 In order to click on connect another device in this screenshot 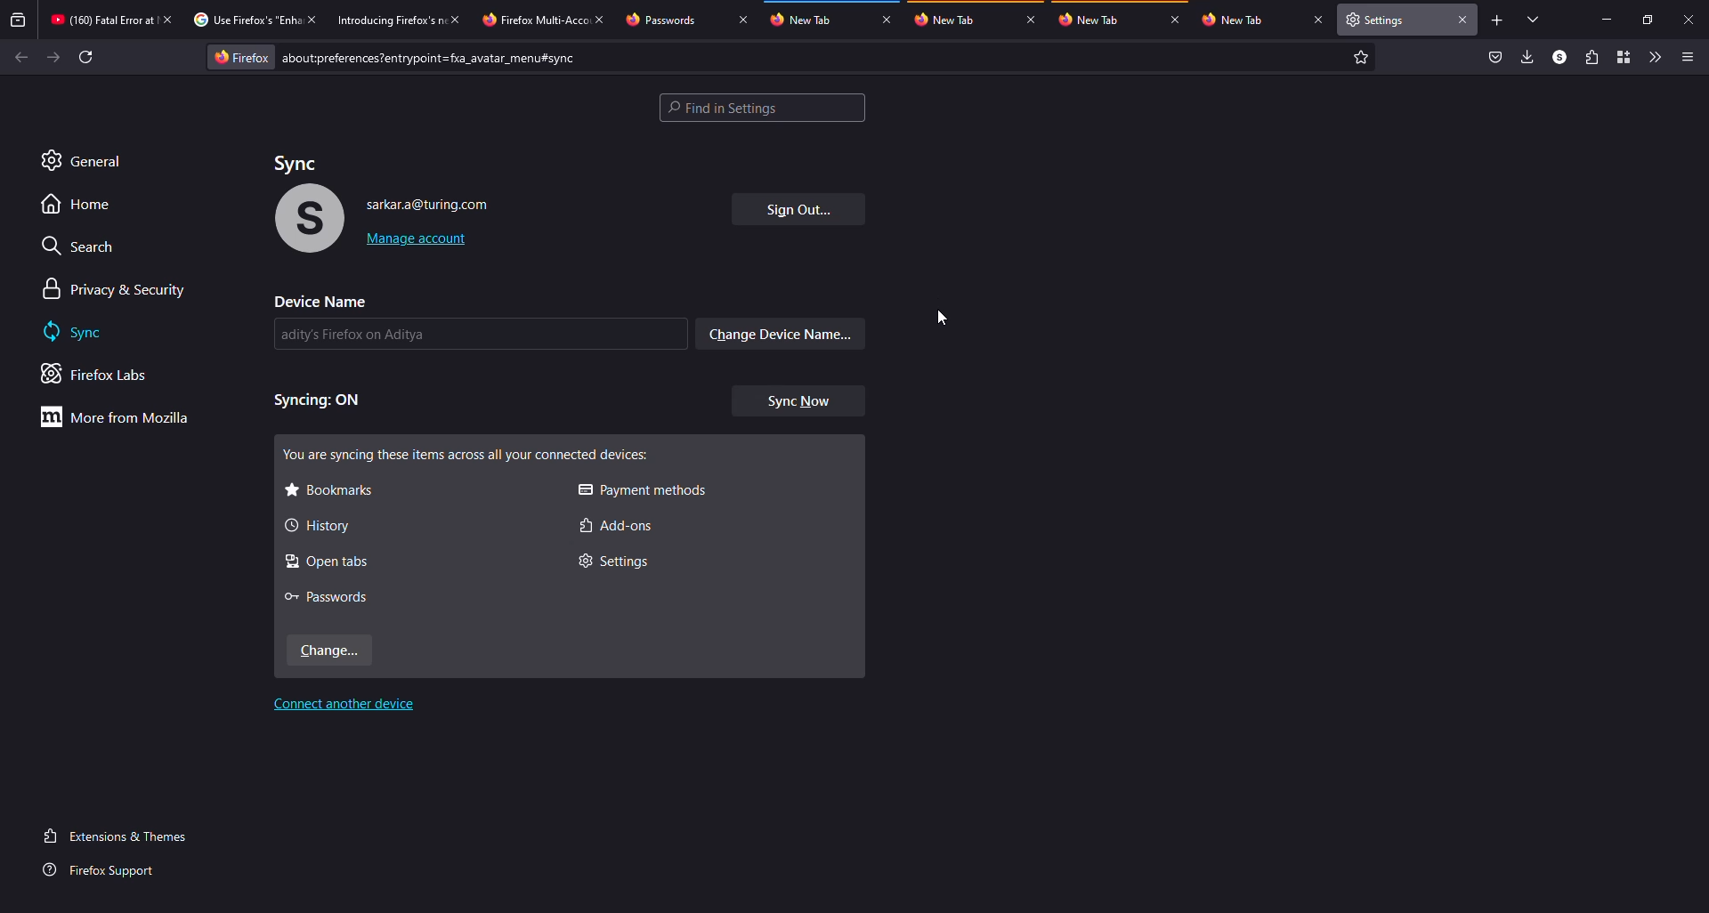, I will do `click(347, 703)`.